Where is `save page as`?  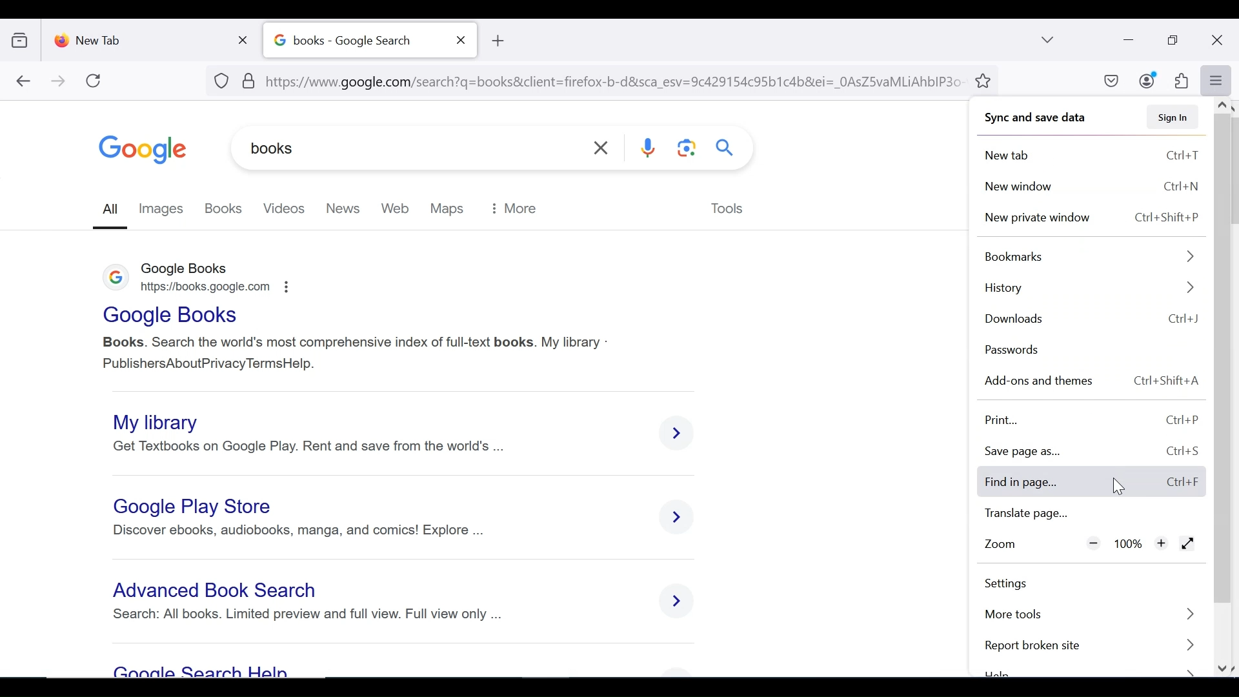 save page as is located at coordinates (1092, 452).